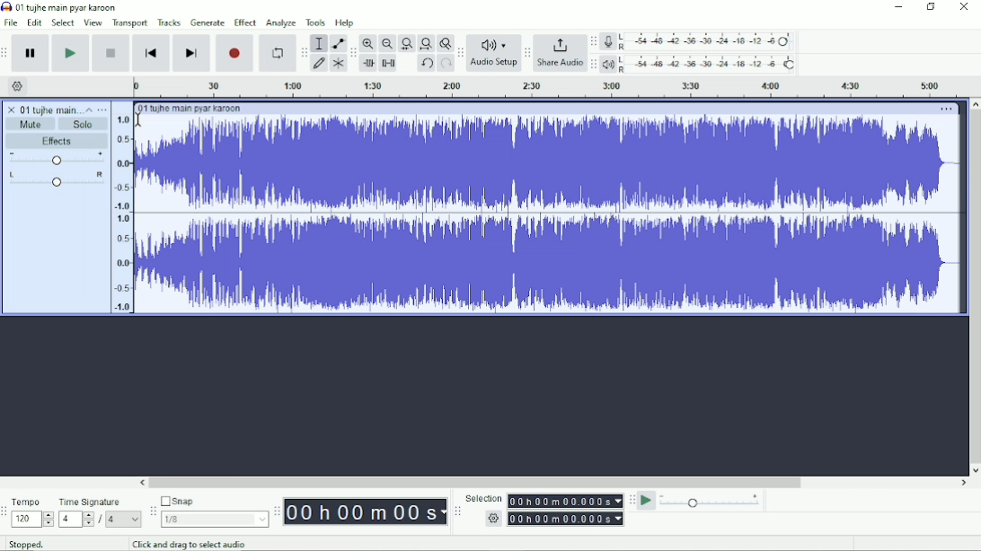 The width and height of the screenshot is (981, 551). I want to click on Audacity tools toolbar, so click(304, 52).